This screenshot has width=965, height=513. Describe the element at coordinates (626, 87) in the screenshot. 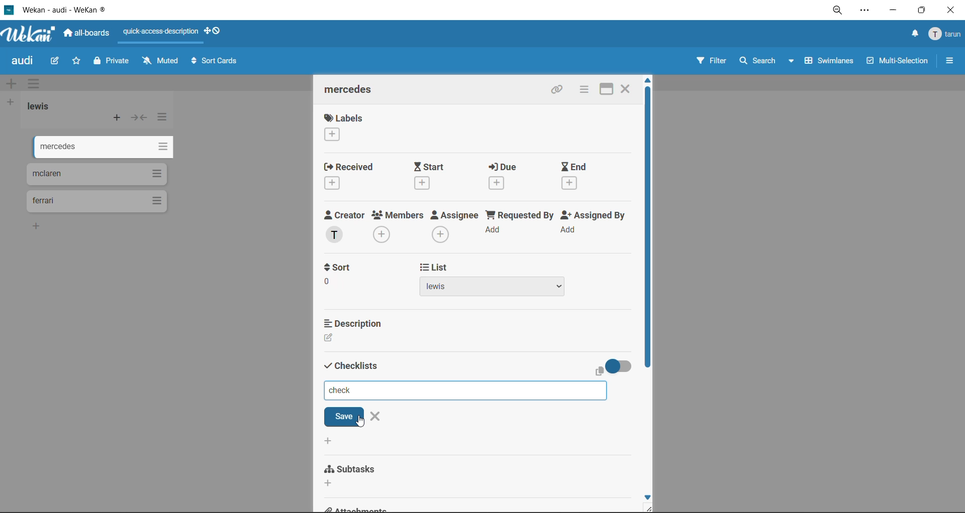

I see `close` at that location.